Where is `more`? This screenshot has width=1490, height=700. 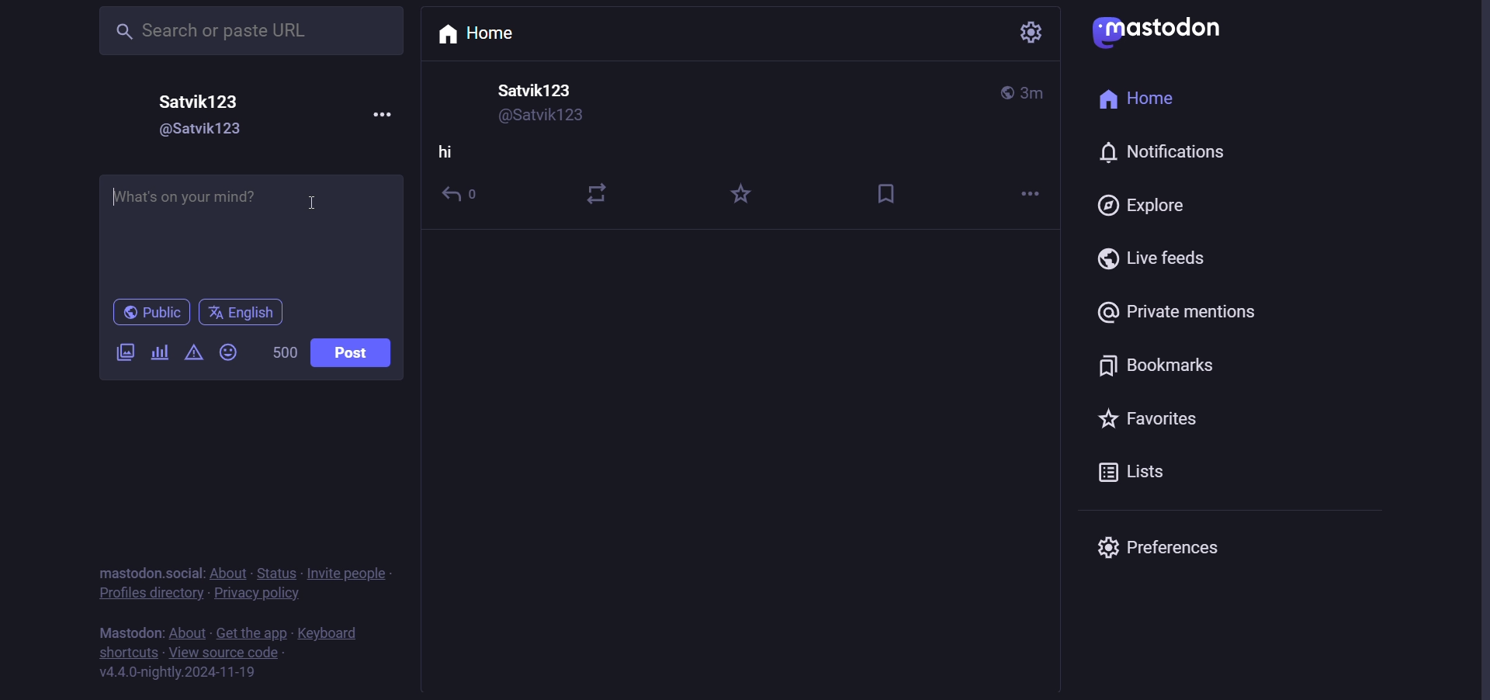
more is located at coordinates (381, 111).